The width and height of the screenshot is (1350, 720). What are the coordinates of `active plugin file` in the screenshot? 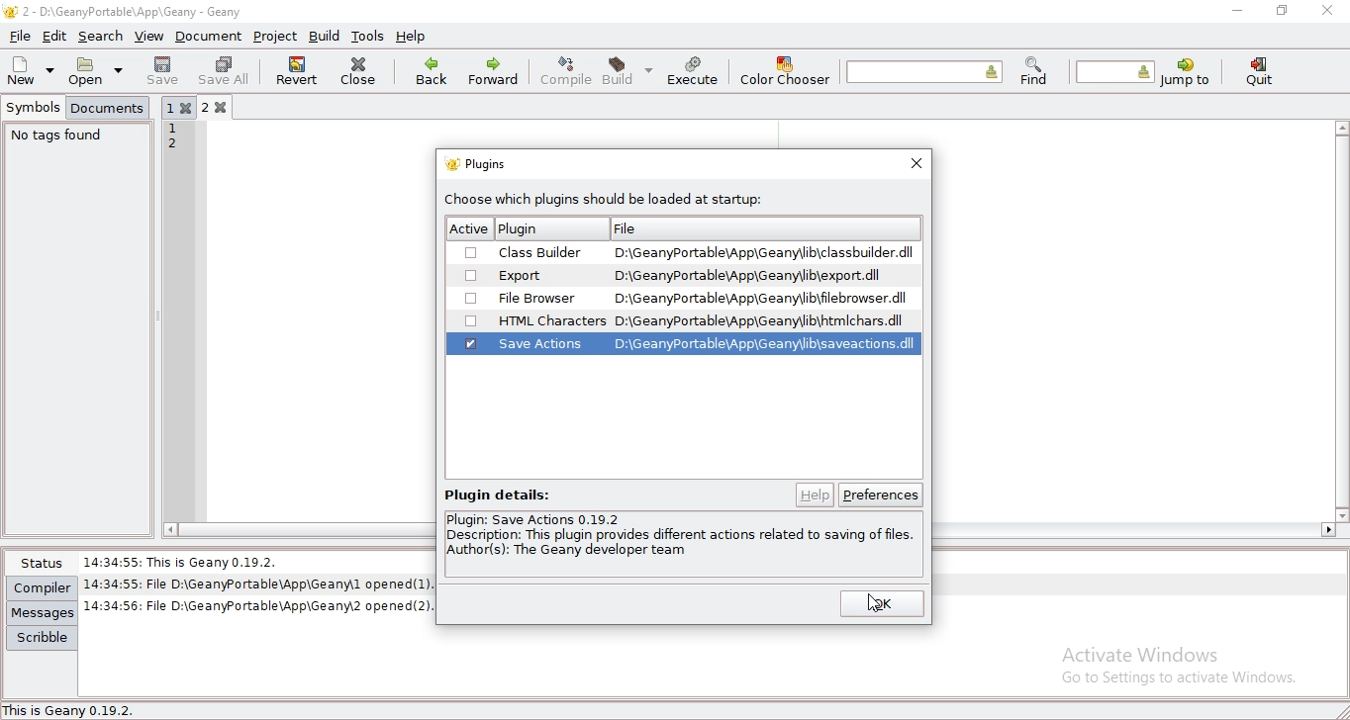 It's located at (547, 228).